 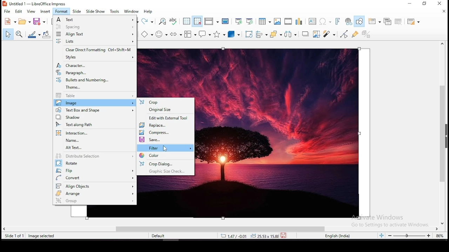 I want to click on restore, so click(x=425, y=4).